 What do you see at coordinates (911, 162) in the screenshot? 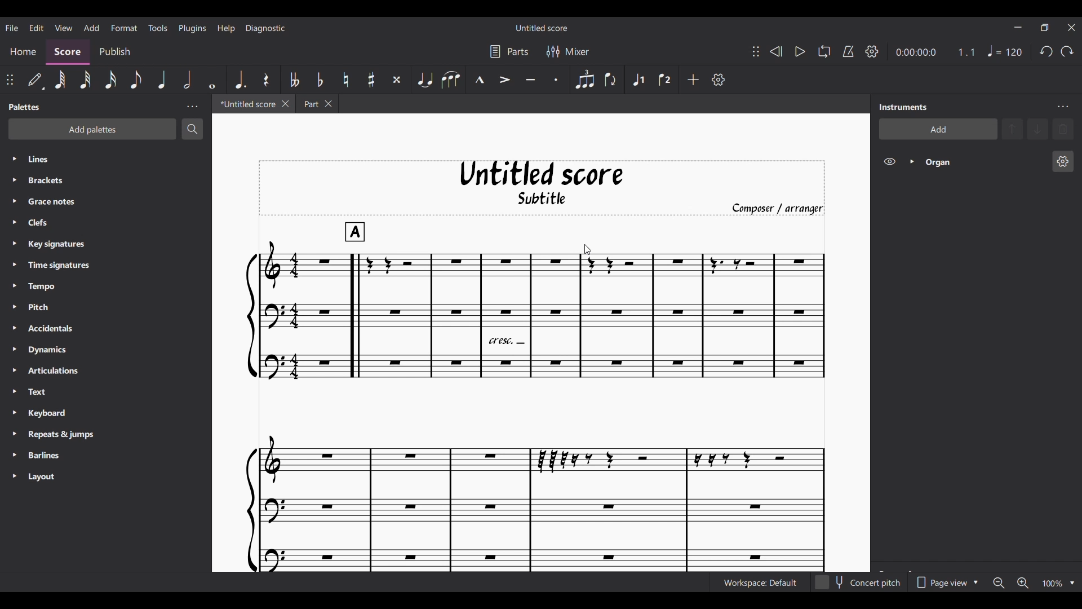
I see `Expand Organ` at bounding box center [911, 162].